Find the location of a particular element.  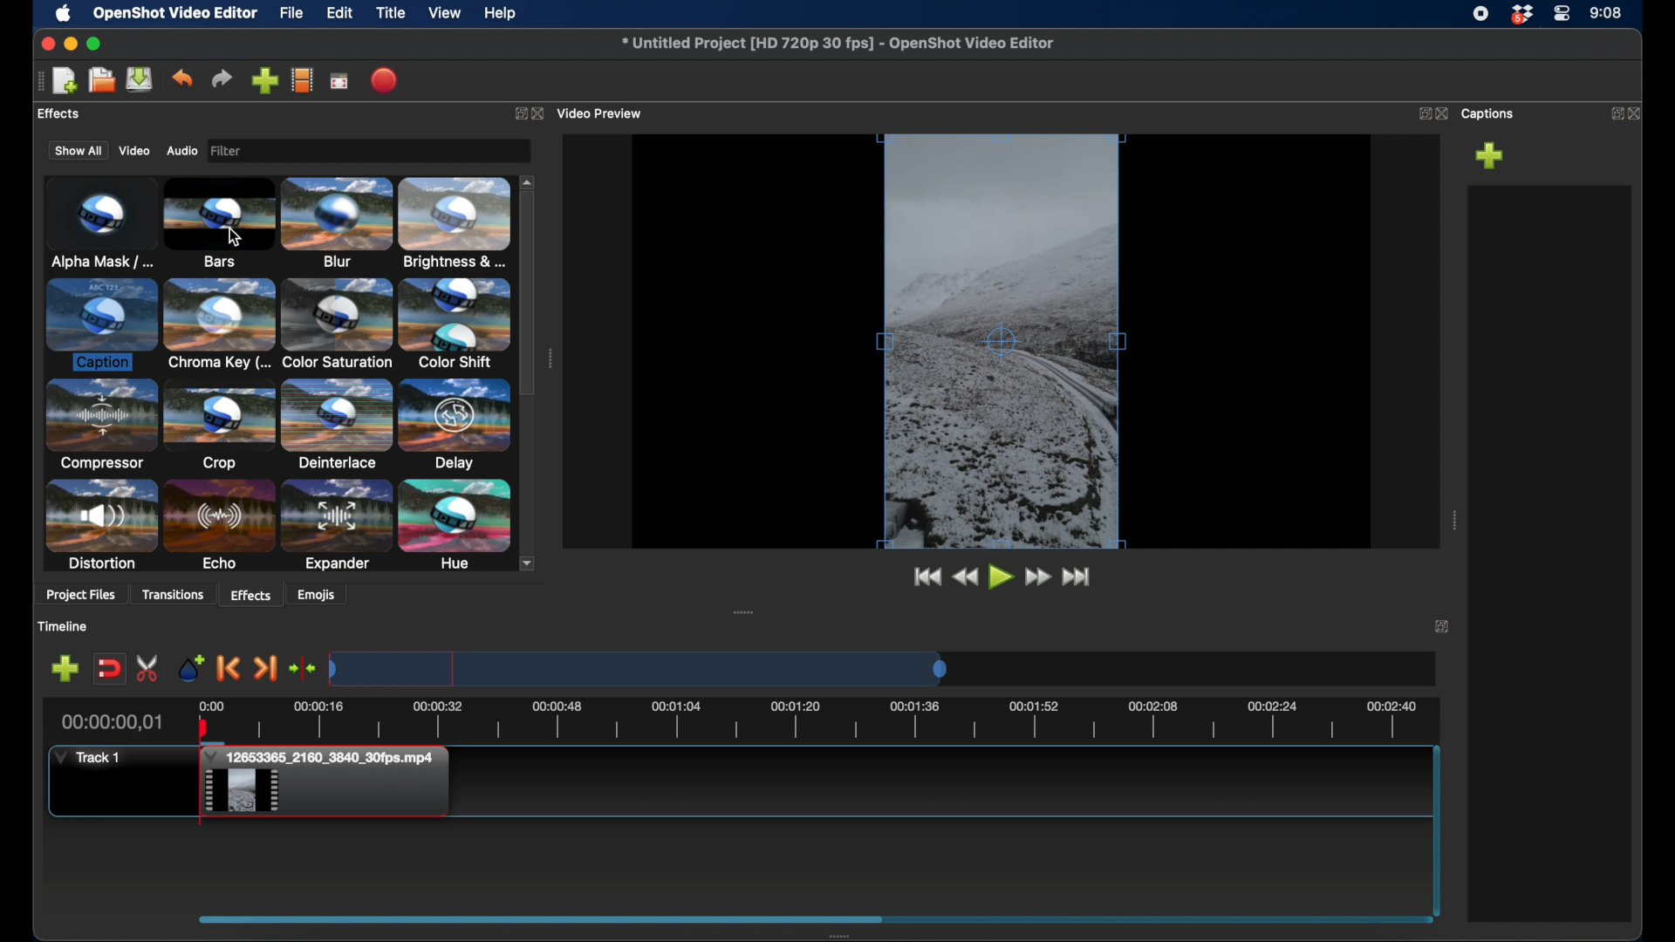

emojis is located at coordinates (318, 596).